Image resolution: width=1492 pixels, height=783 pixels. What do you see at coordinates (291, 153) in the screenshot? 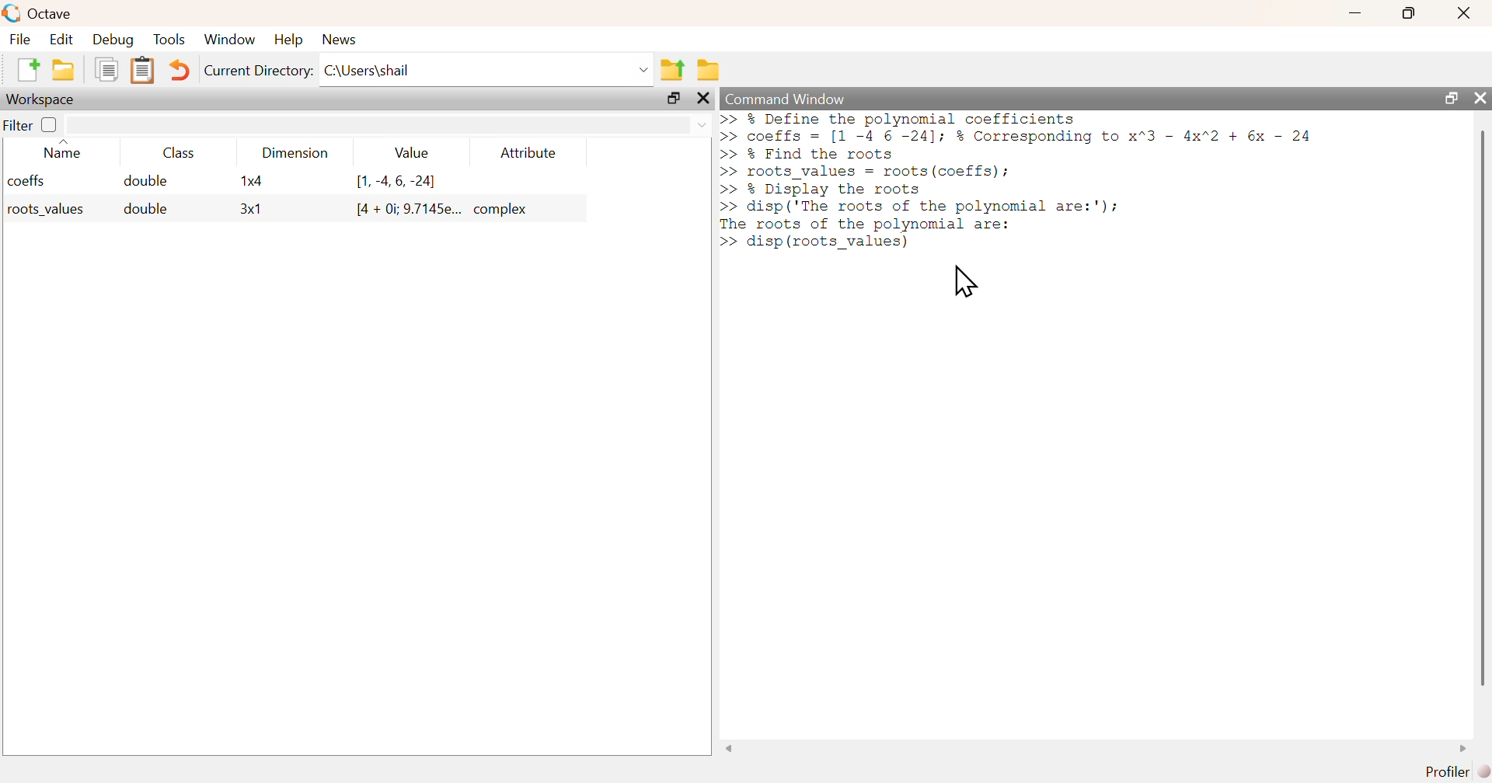
I see `Dimension` at bounding box center [291, 153].